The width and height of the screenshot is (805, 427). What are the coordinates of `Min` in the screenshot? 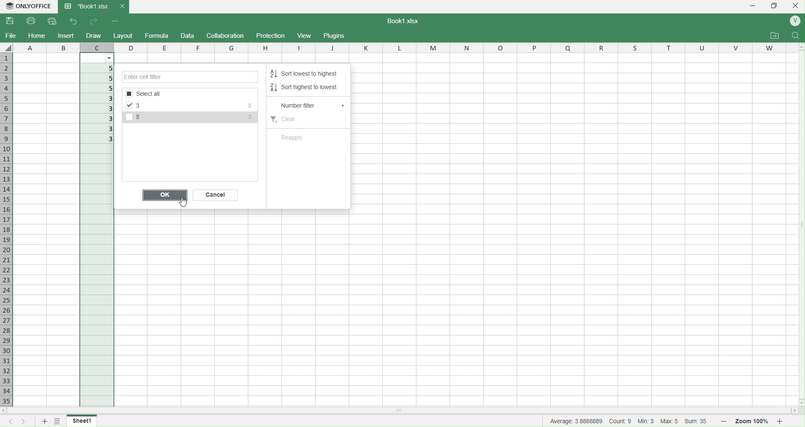 It's located at (646, 422).